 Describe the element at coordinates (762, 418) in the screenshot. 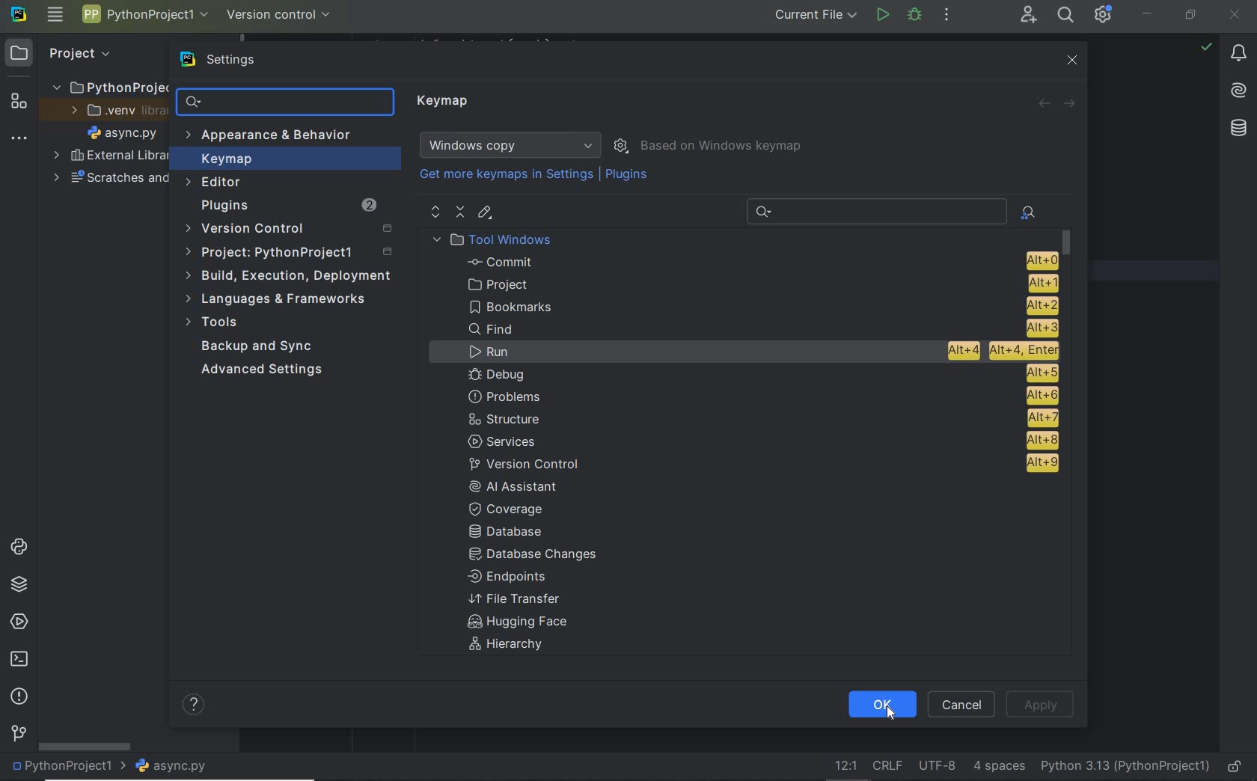

I see `structure` at that location.